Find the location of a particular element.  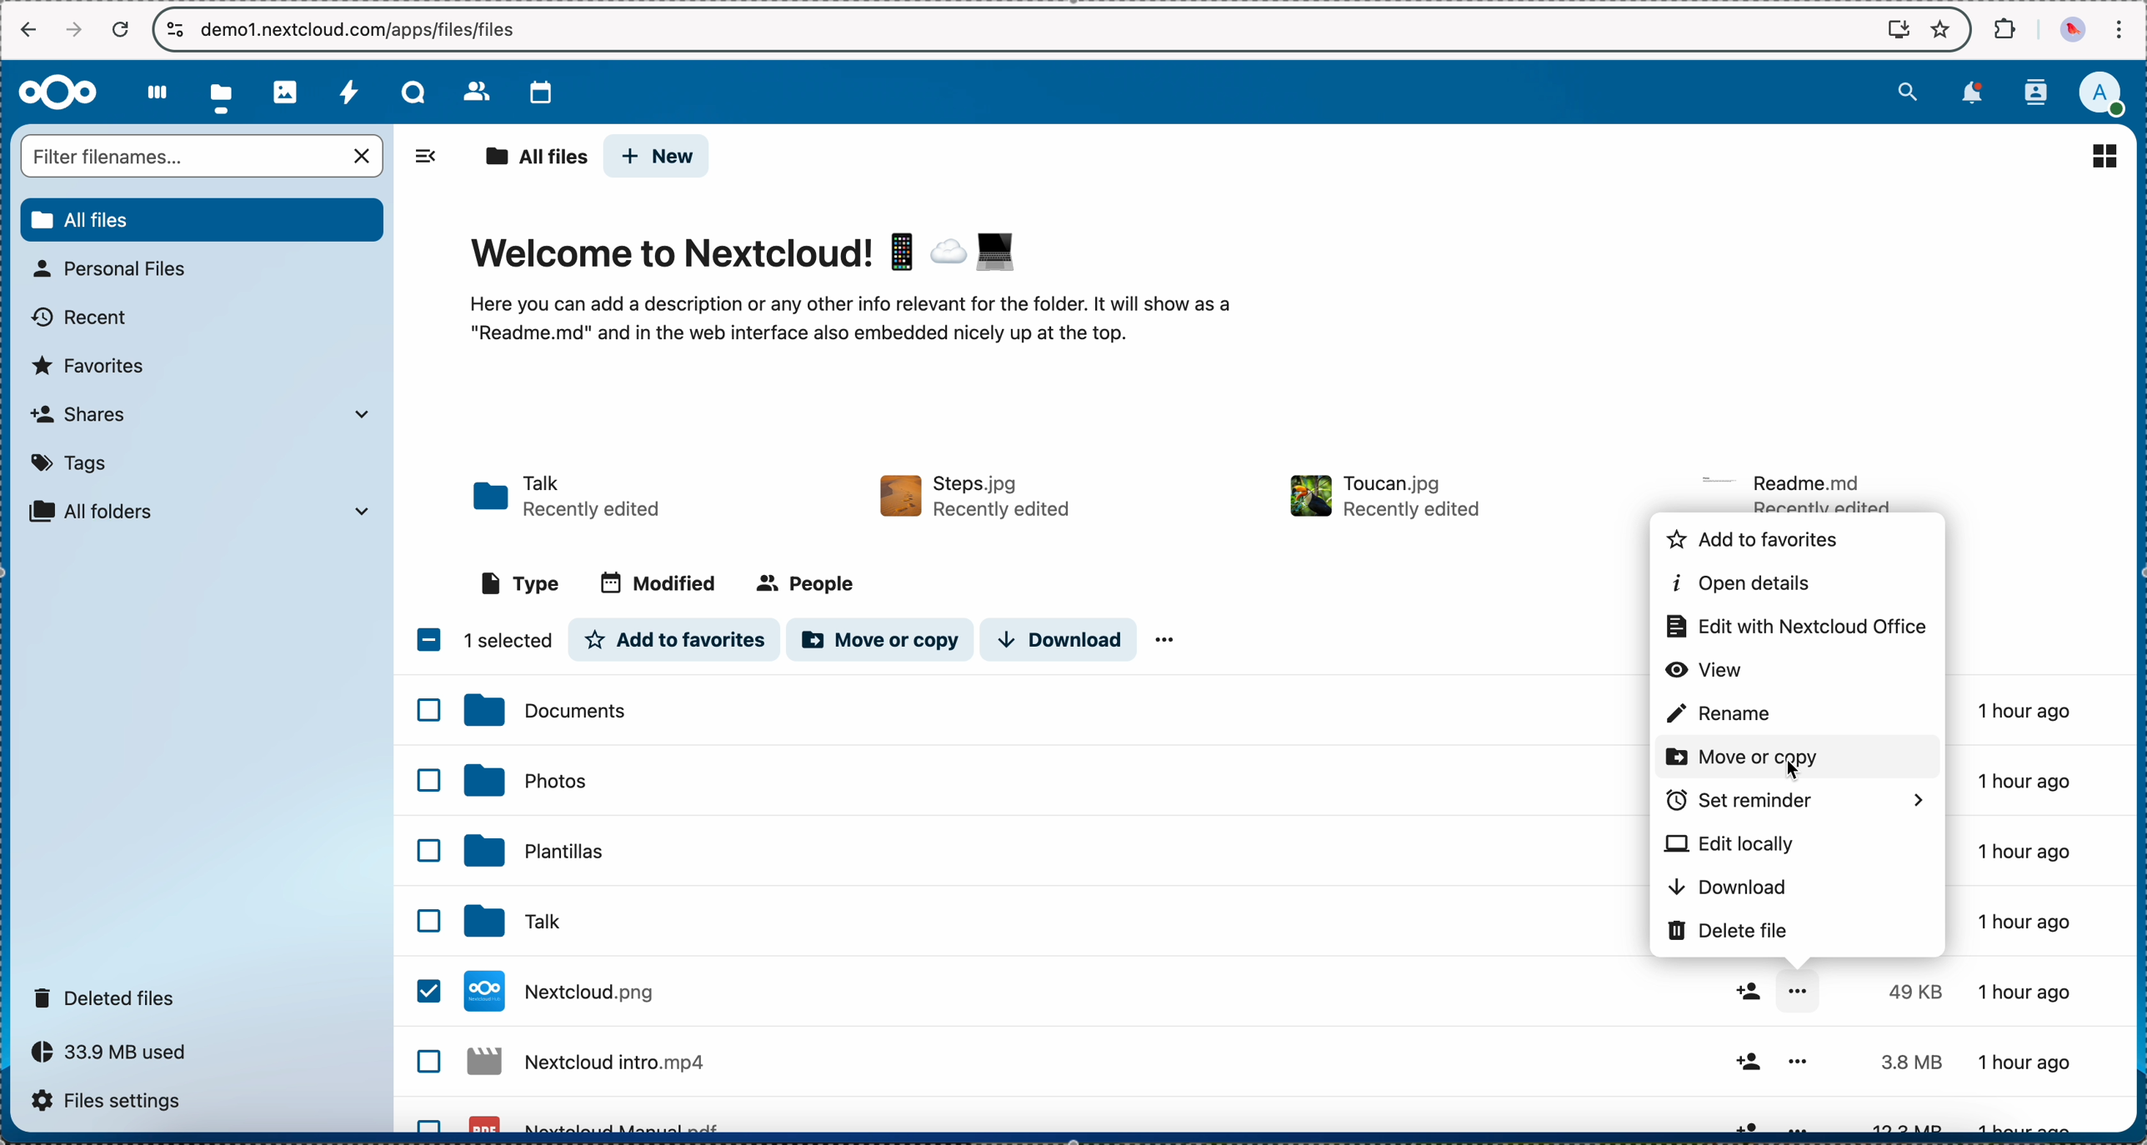

set reminder is located at coordinates (1799, 799).